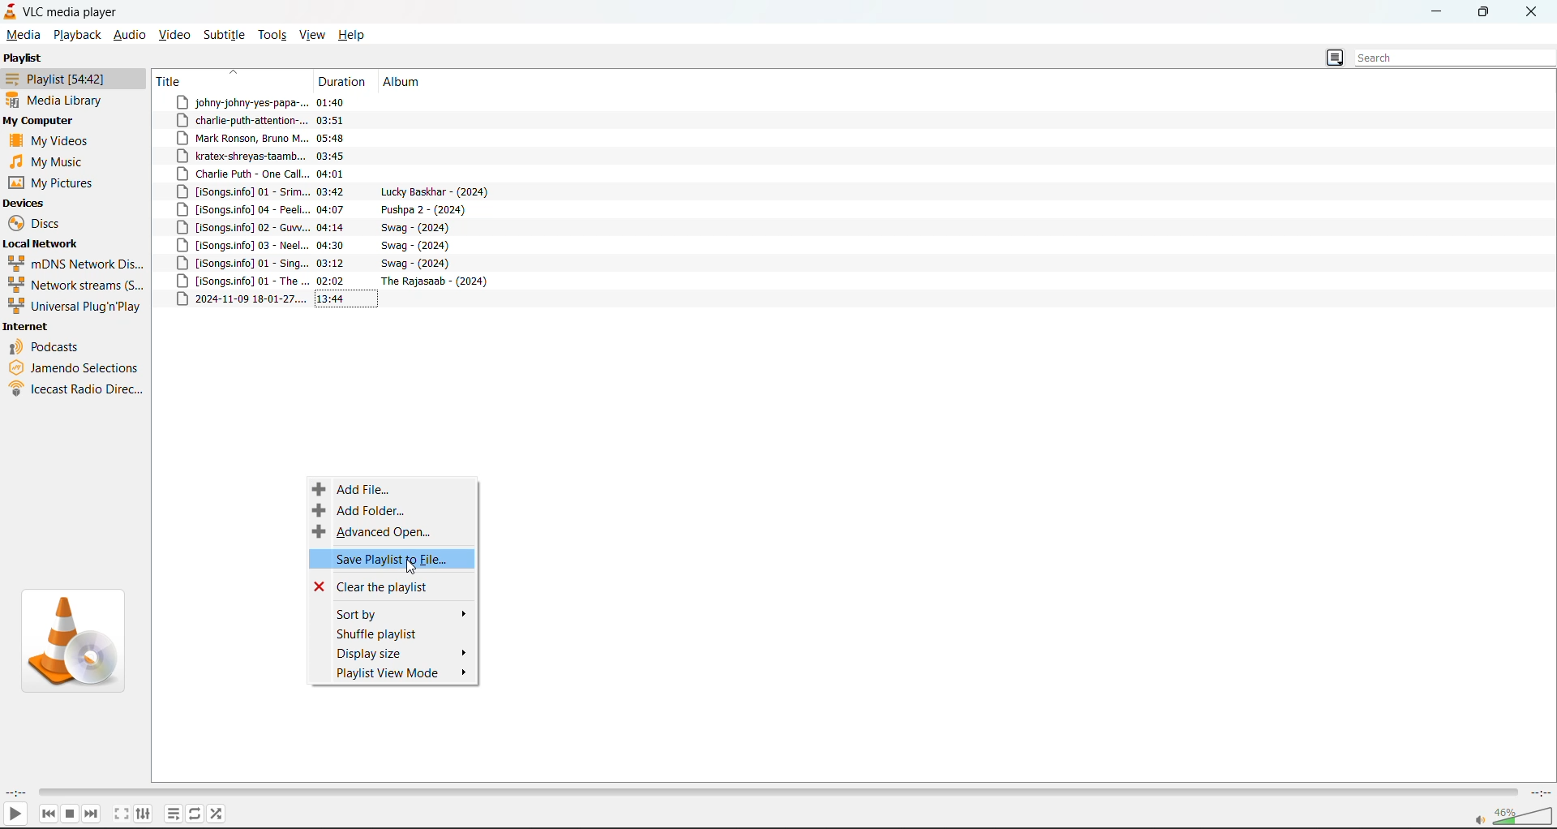  I want to click on local network, so click(43, 243).